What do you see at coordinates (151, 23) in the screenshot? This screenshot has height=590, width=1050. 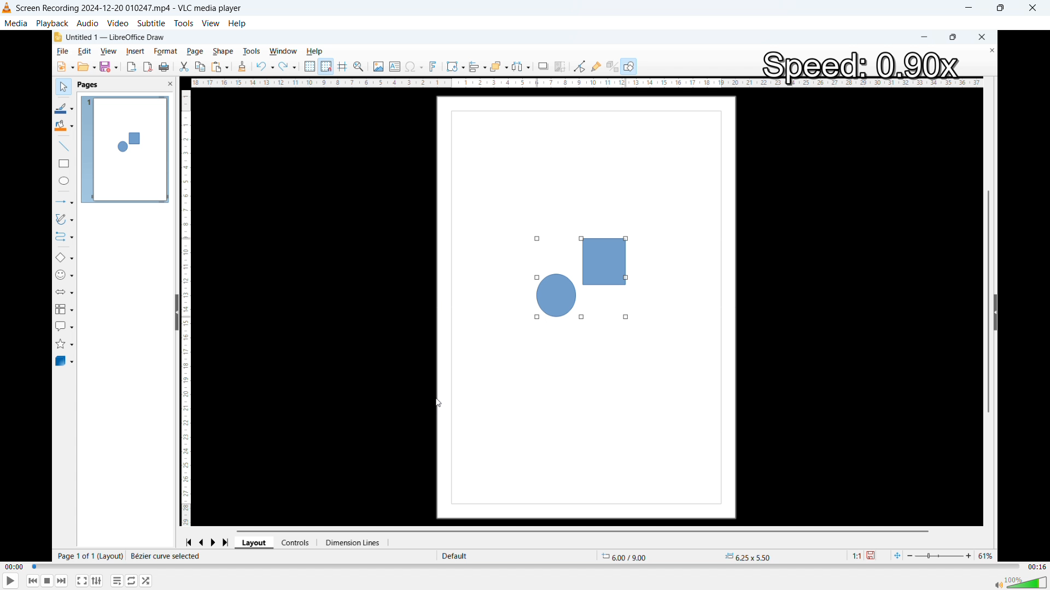 I see `Subtitle ` at bounding box center [151, 23].